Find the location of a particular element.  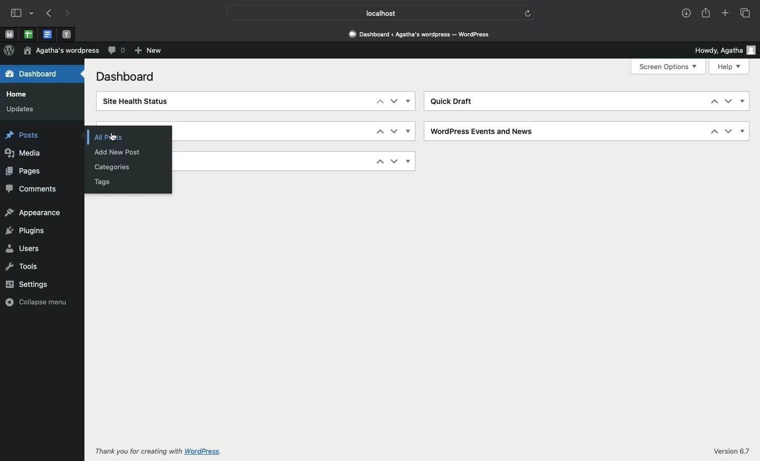

Plugins is located at coordinates (24, 231).